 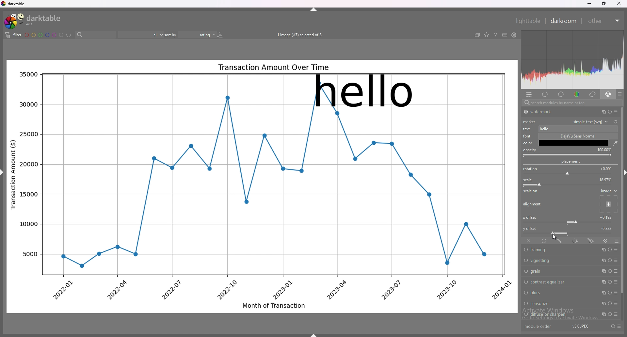 I want to click on multiple instances action, so click(x=602, y=112).